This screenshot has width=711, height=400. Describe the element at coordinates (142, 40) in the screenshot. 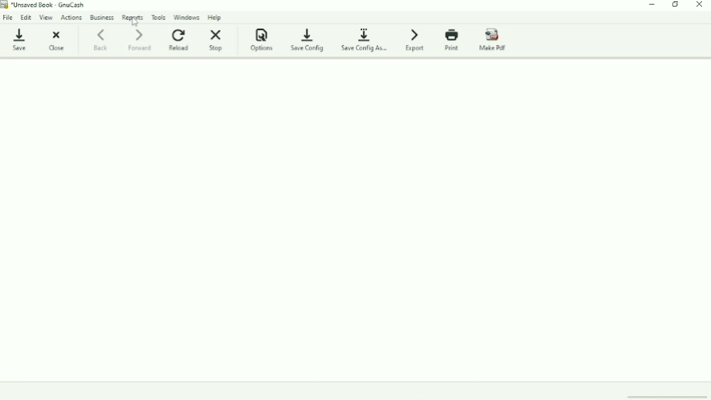

I see `Forward` at that location.